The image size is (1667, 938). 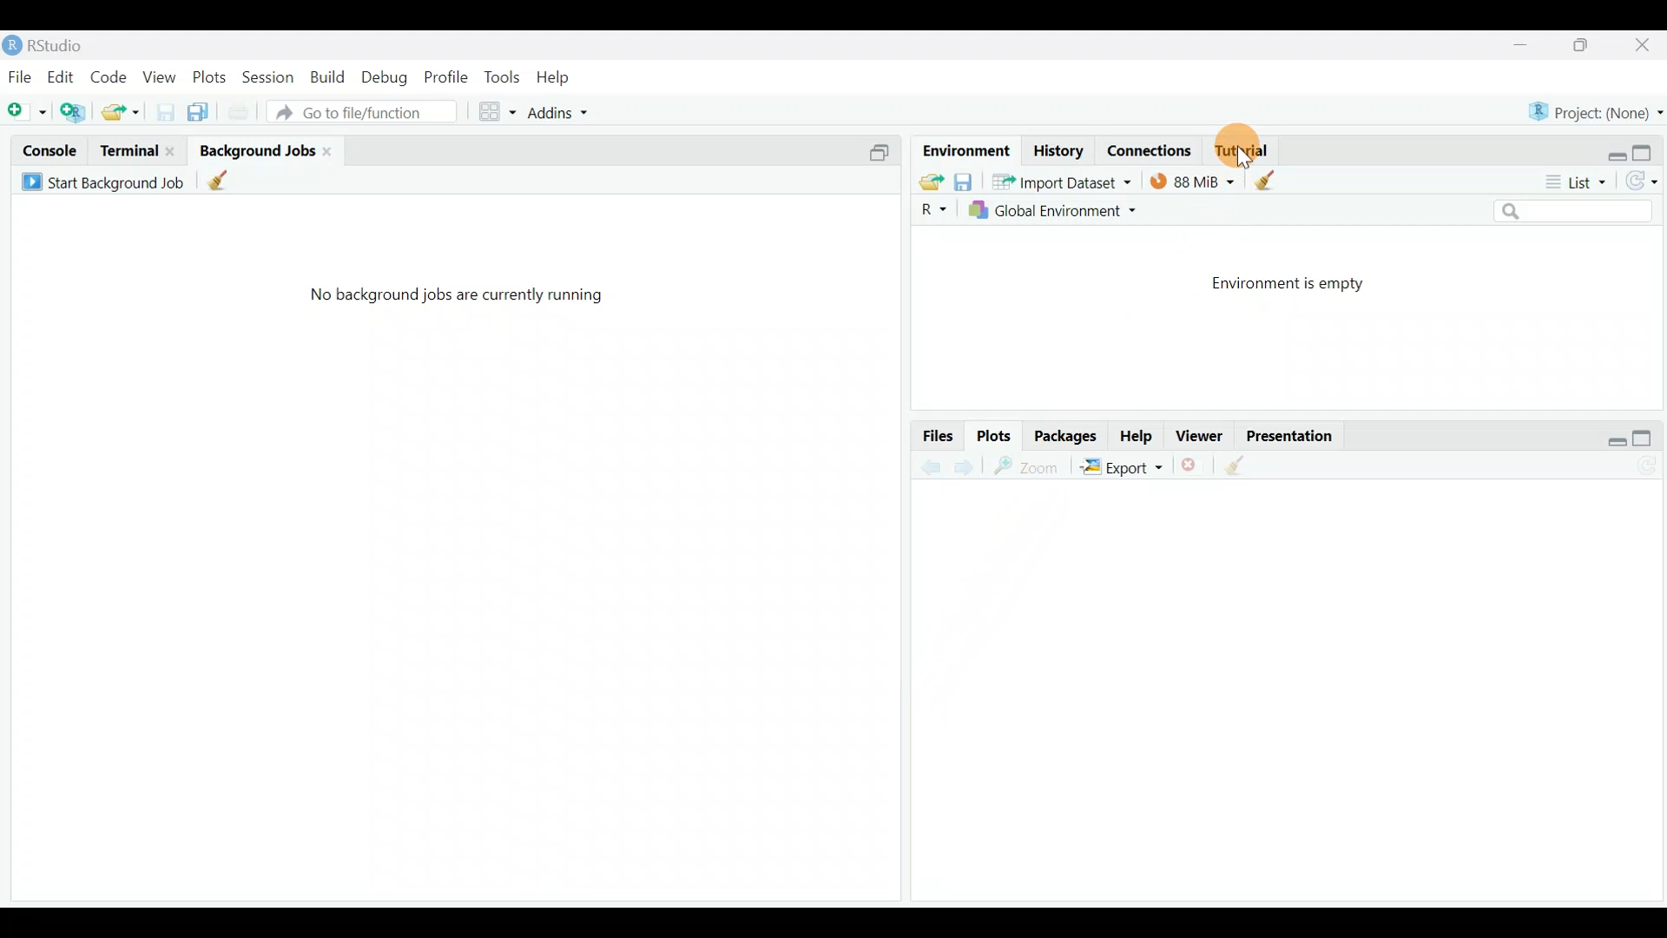 I want to click on Minimize, so click(x=1525, y=45).